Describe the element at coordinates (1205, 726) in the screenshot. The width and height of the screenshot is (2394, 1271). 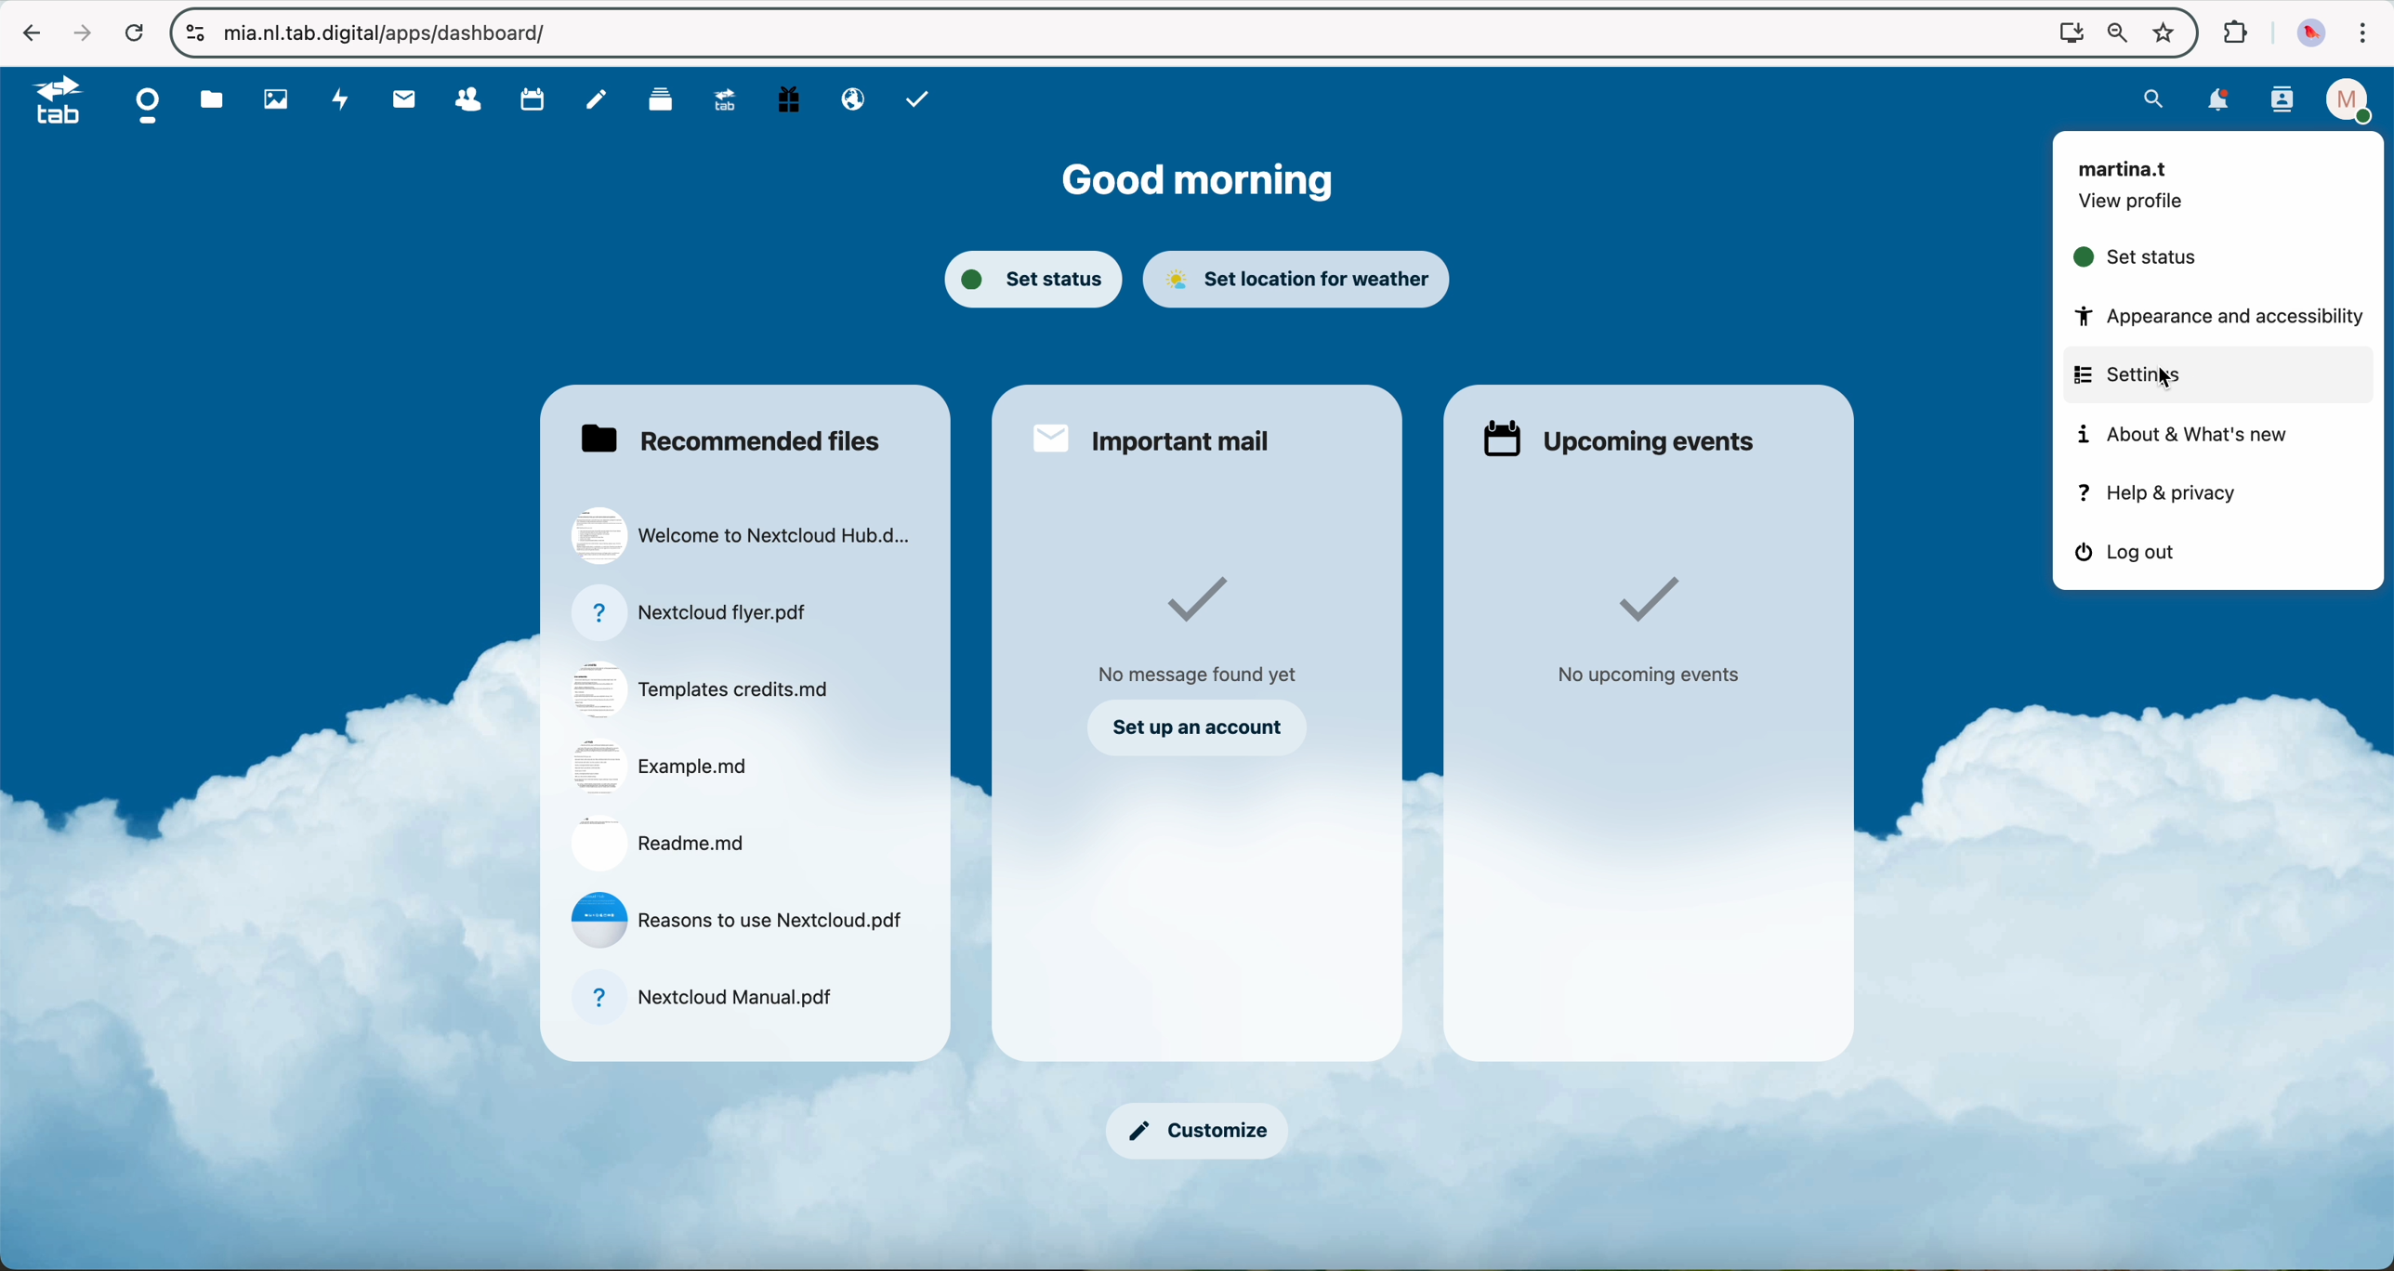
I see `set up an account` at that location.